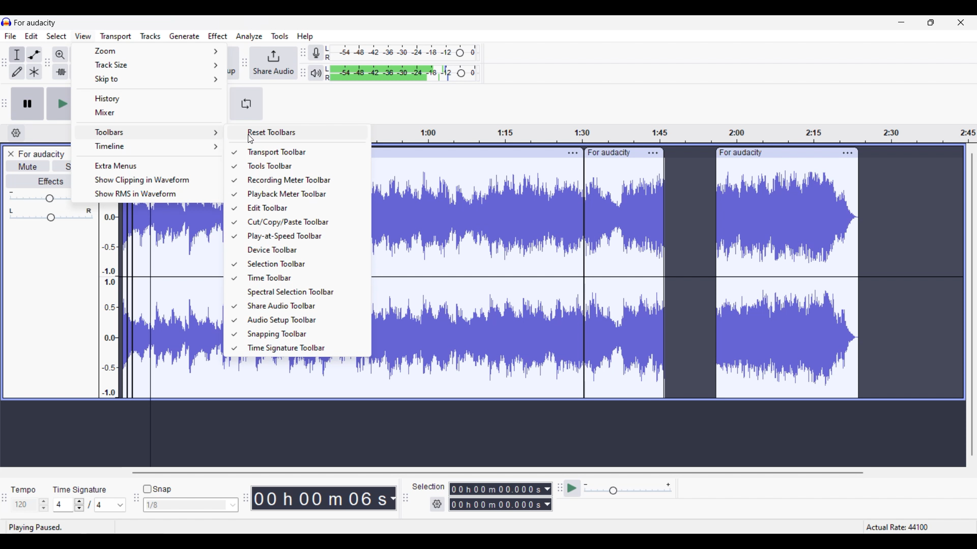  What do you see at coordinates (847, 152) in the screenshot?
I see `track options` at bounding box center [847, 152].